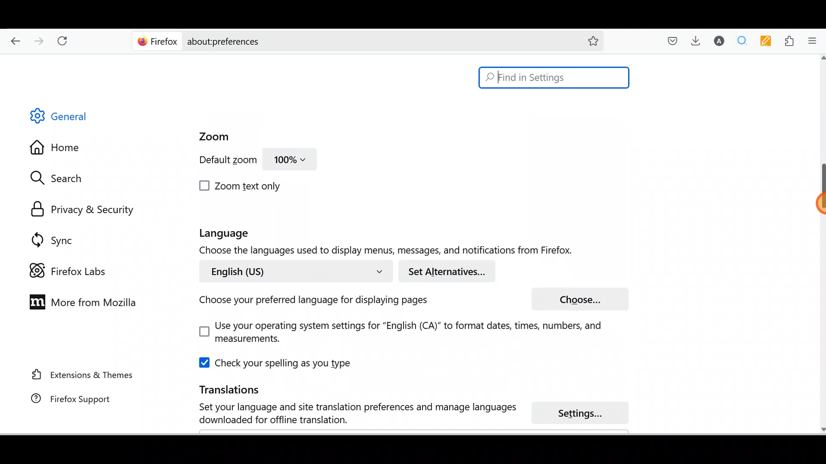  What do you see at coordinates (78, 374) in the screenshot?
I see `Extension & Themes` at bounding box center [78, 374].